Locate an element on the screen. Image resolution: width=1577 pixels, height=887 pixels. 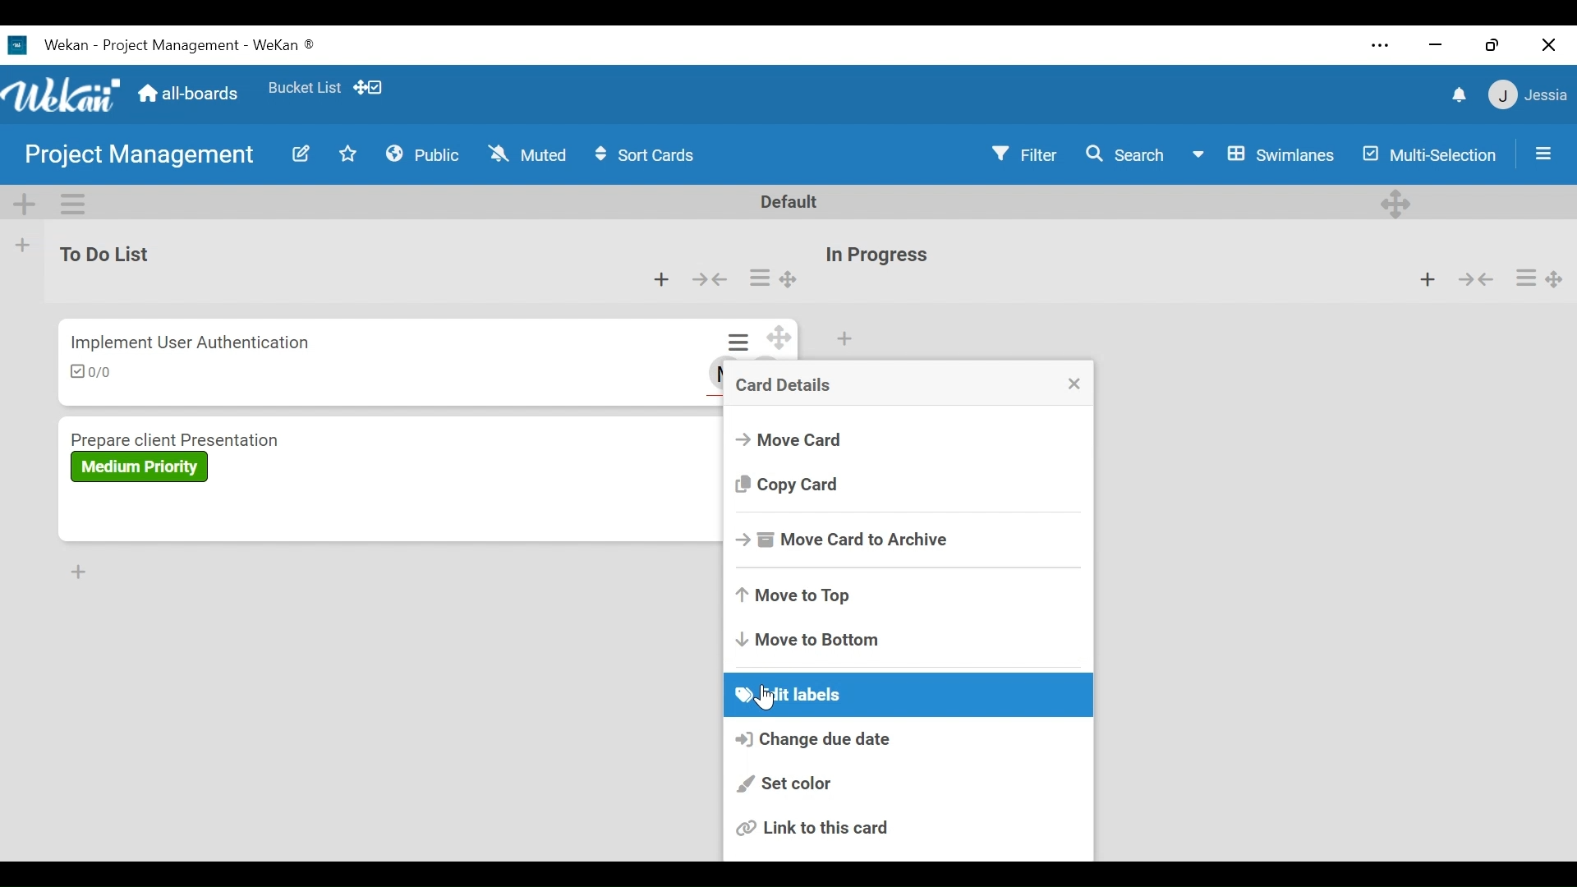
Add list is located at coordinates (23, 245).